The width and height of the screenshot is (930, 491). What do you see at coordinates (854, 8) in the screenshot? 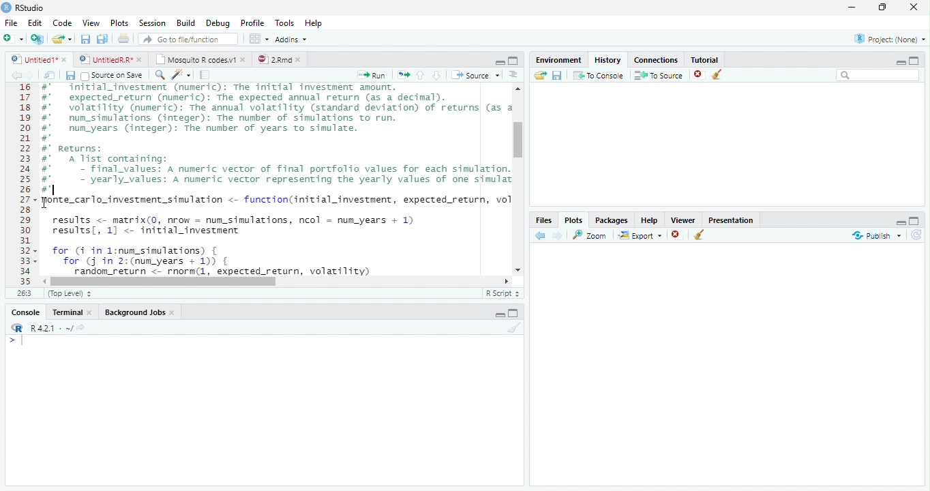
I see `Minimize` at bounding box center [854, 8].